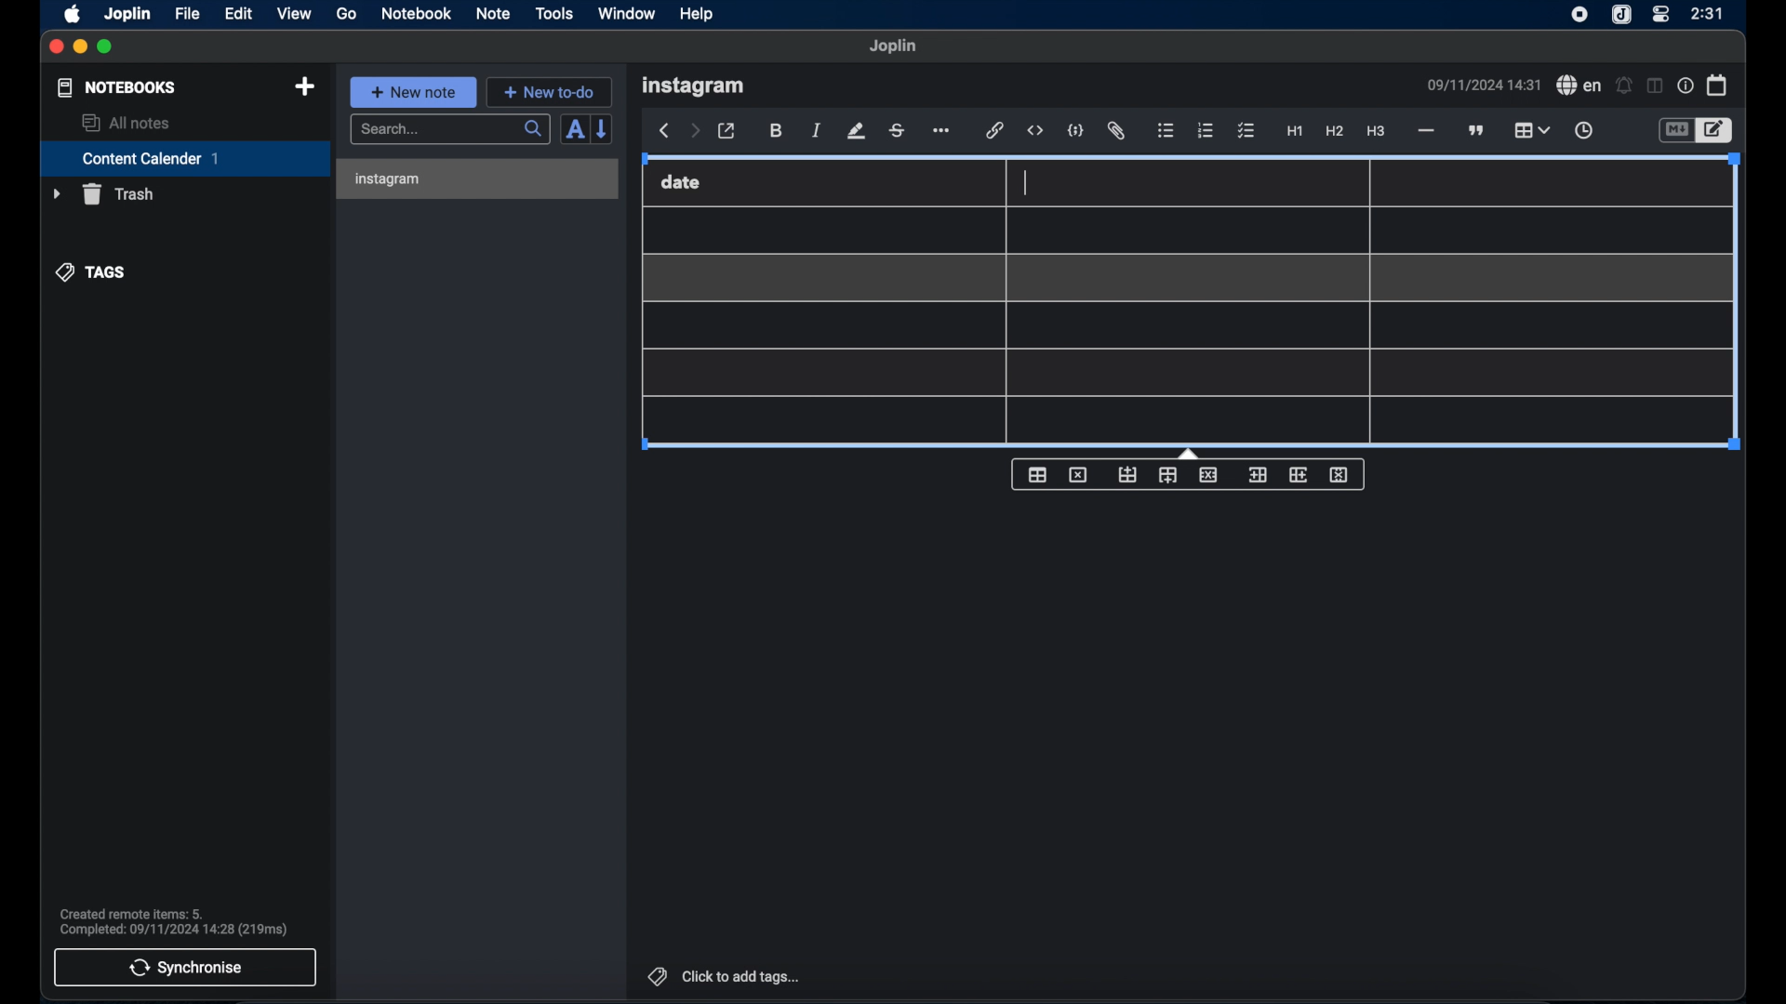 The image size is (1786, 1004). Describe the element at coordinates (661, 131) in the screenshot. I see `back` at that location.